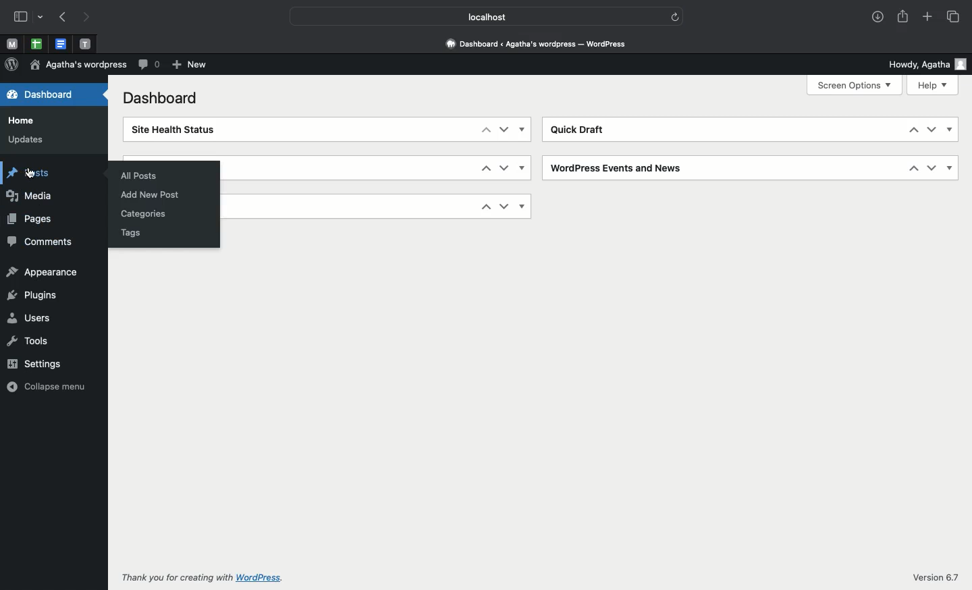 Image resolution: width=972 pixels, height=590 pixels. Describe the element at coordinates (10, 43) in the screenshot. I see `M tabs` at that location.